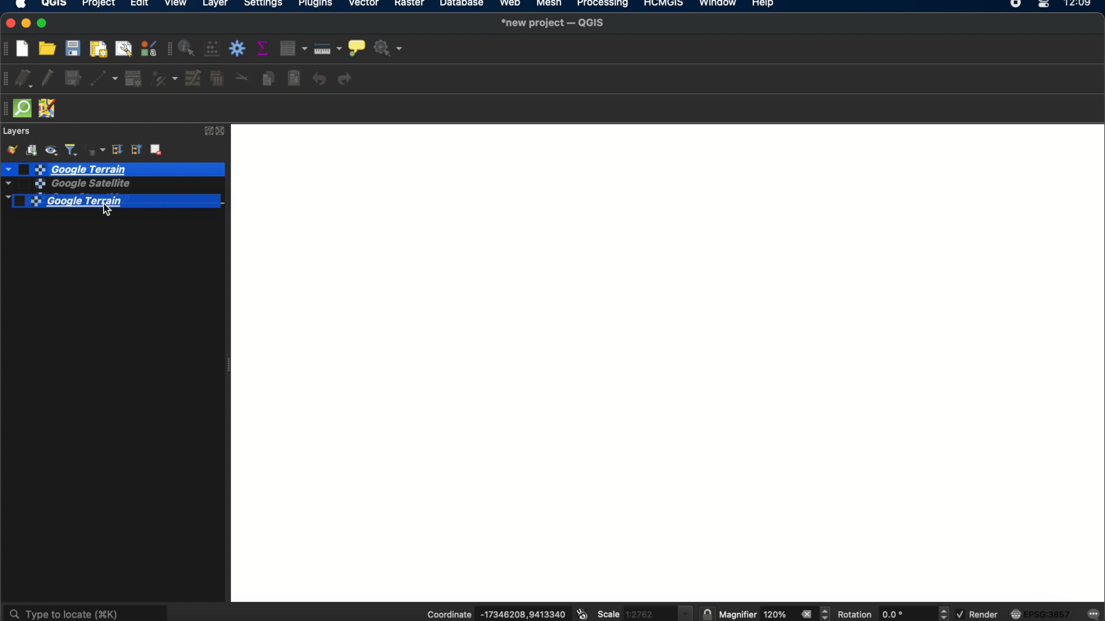 The width and height of the screenshot is (1105, 621). Describe the element at coordinates (49, 109) in the screenshot. I see `JOSM remote` at that location.